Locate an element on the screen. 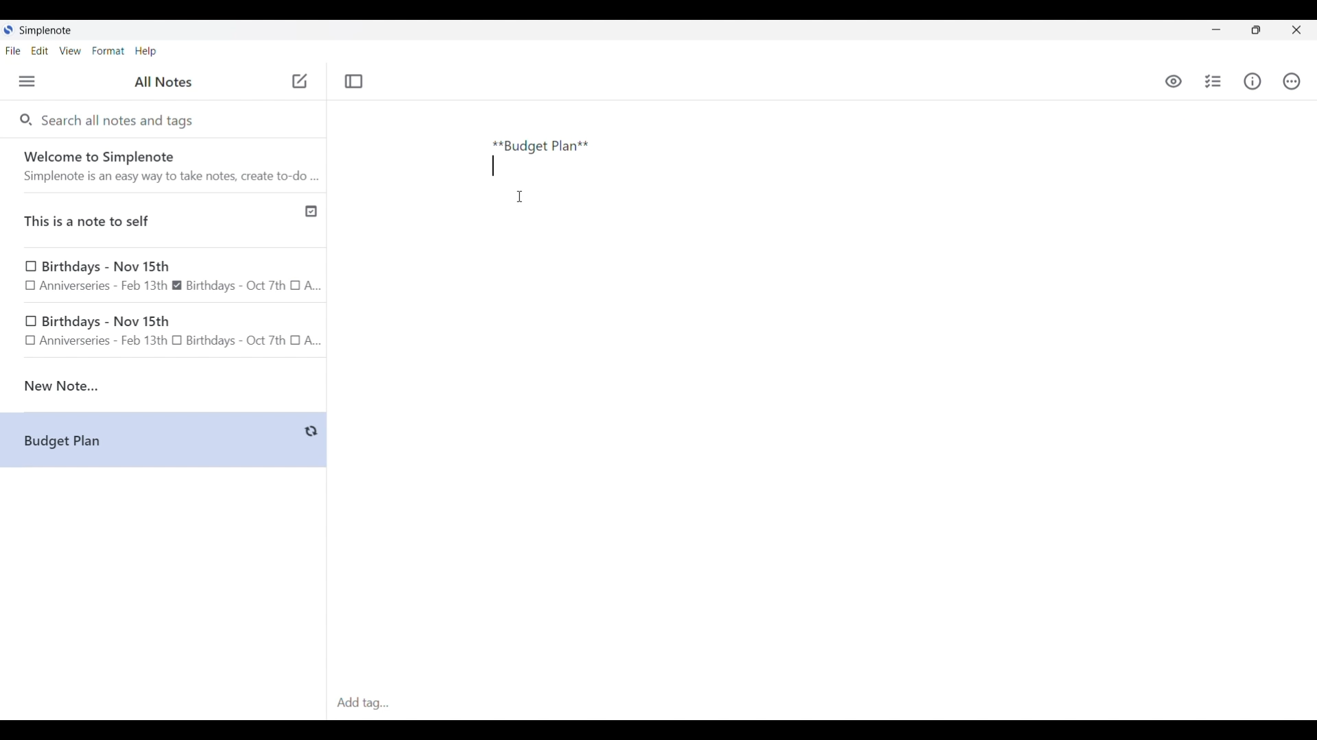 The width and height of the screenshot is (1317, 740). Toggle focus mode is located at coordinates (353, 82).